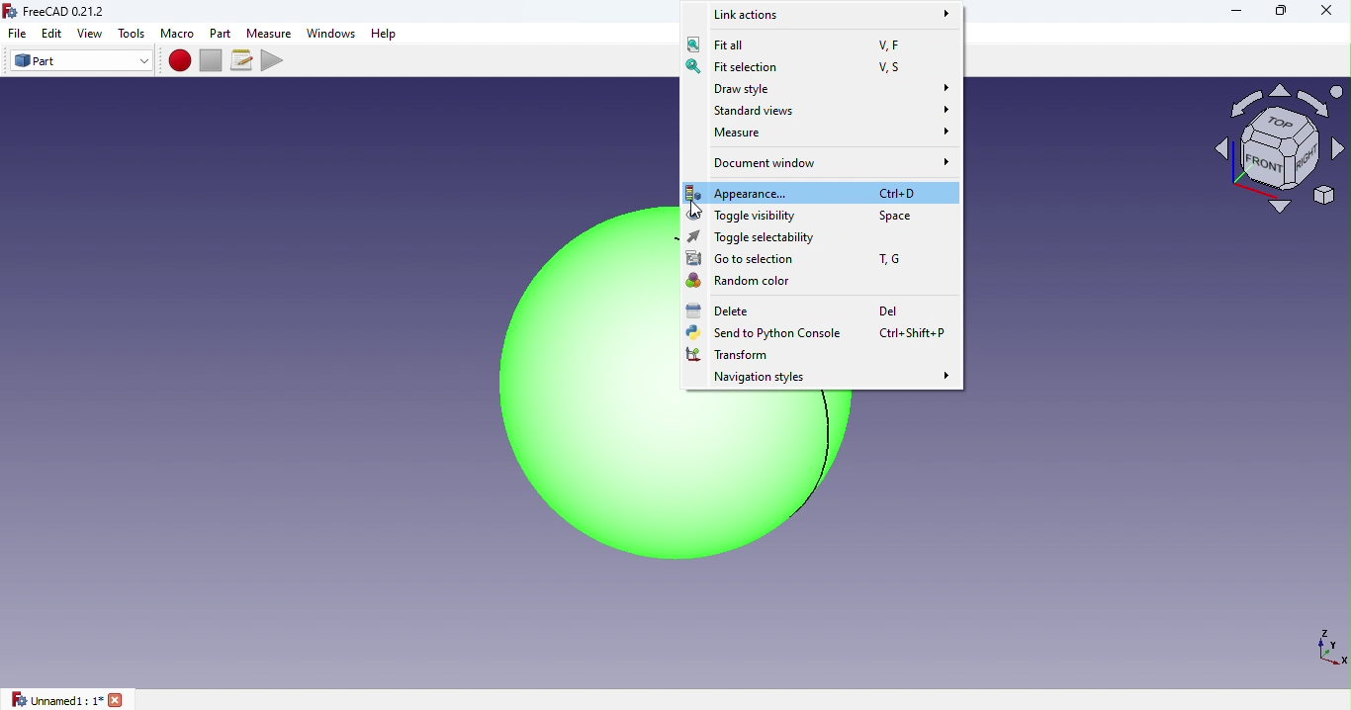  Describe the element at coordinates (177, 34) in the screenshot. I see `Macro` at that location.